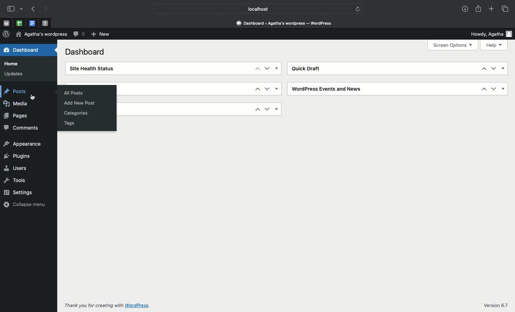  What do you see at coordinates (495, 305) in the screenshot?
I see `Version 6.7` at bounding box center [495, 305].